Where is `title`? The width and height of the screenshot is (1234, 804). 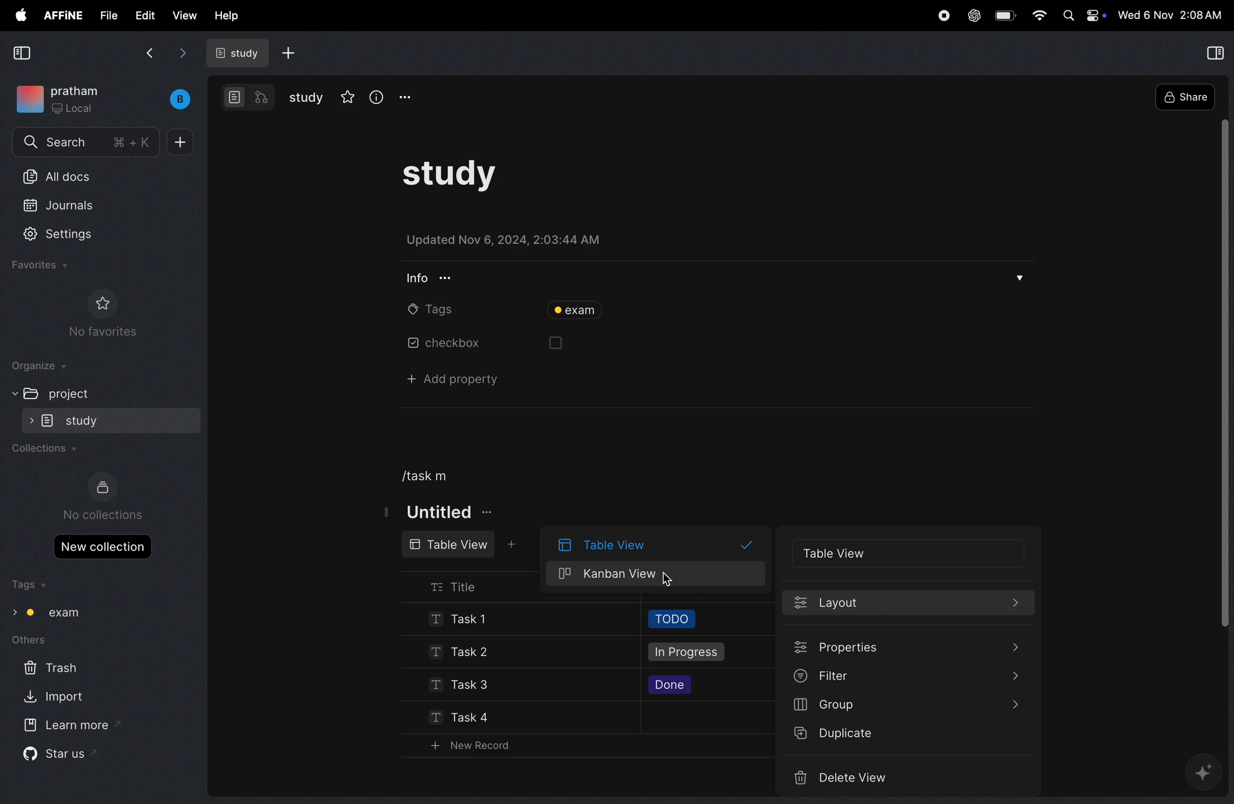
title is located at coordinates (466, 584).